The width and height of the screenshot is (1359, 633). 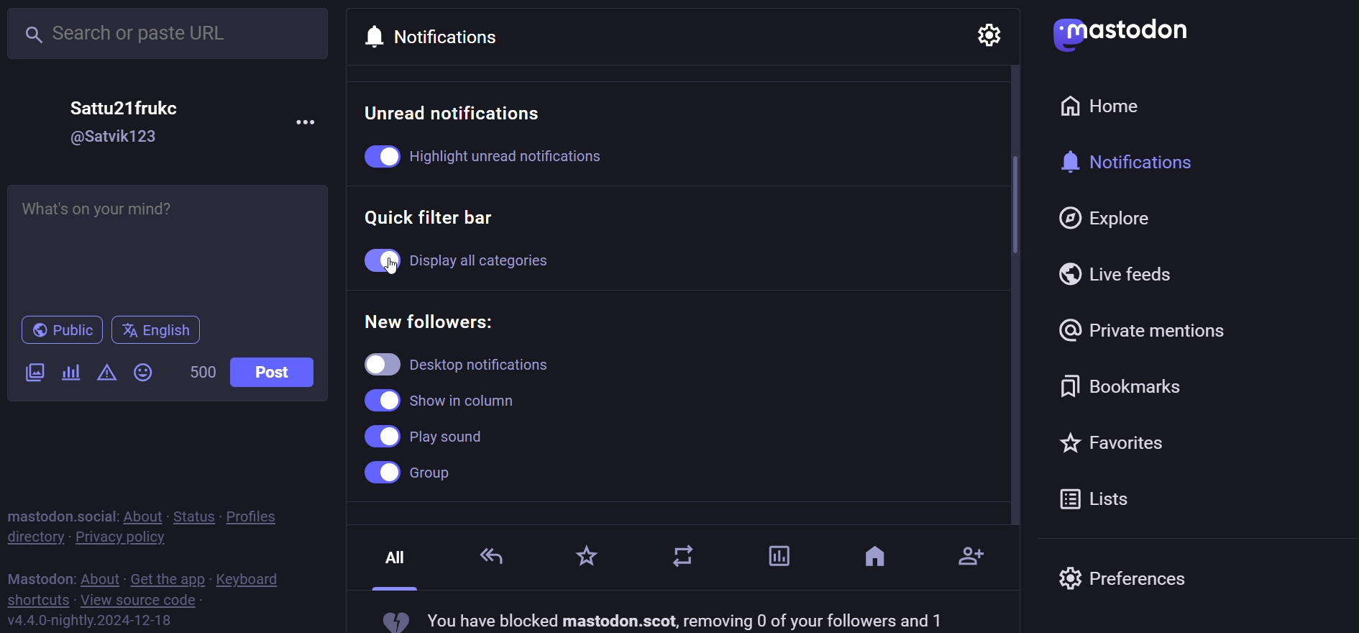 What do you see at coordinates (164, 243) in the screenshot?
I see `What's on your mind?` at bounding box center [164, 243].